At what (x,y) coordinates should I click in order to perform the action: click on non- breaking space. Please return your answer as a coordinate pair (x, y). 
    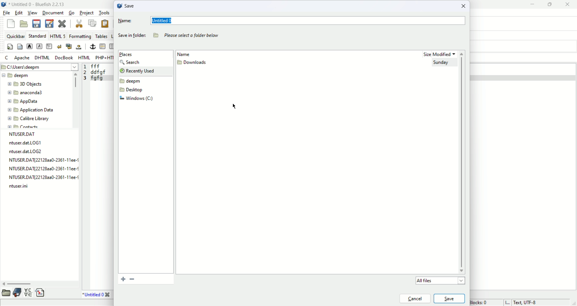
    Looking at the image, I should click on (79, 47).